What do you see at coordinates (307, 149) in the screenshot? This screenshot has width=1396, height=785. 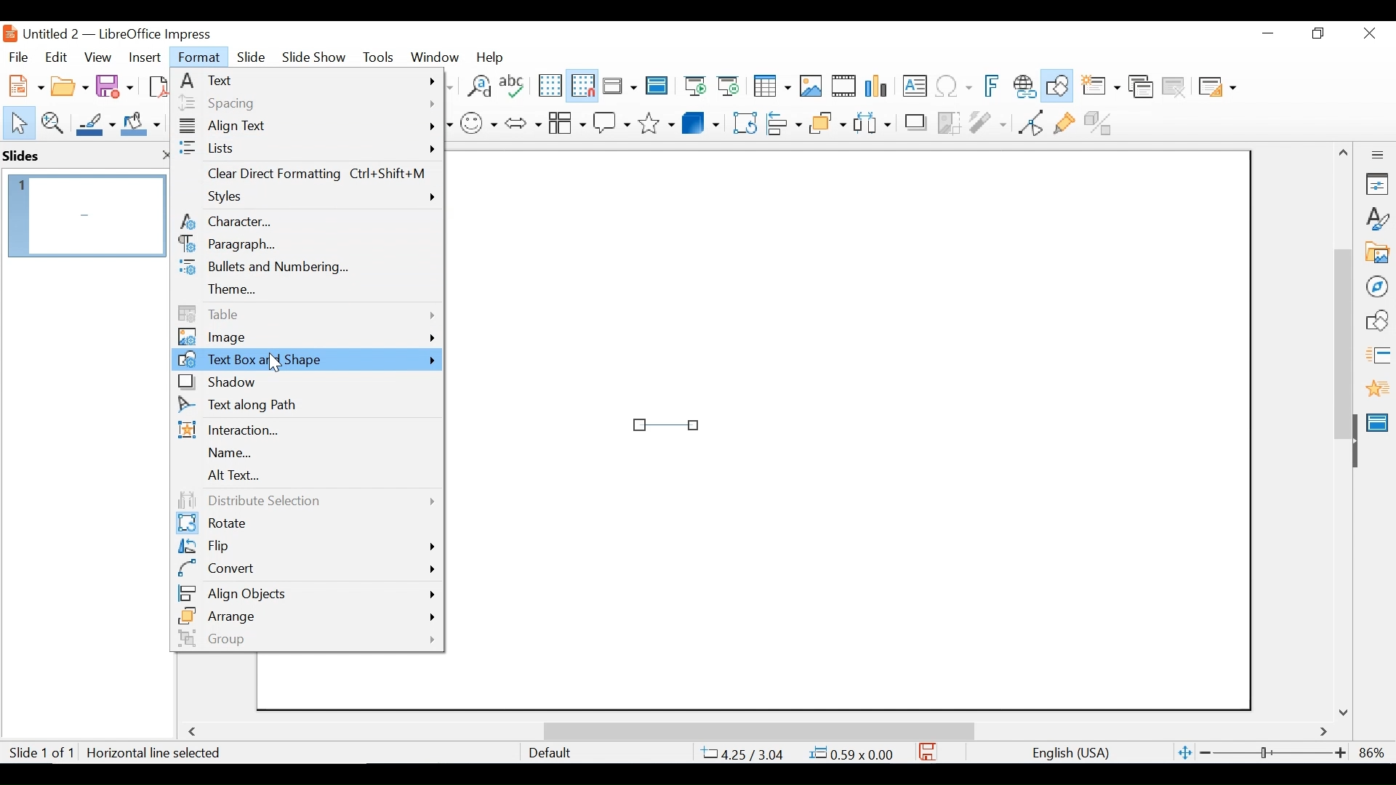 I see `Lists` at bounding box center [307, 149].